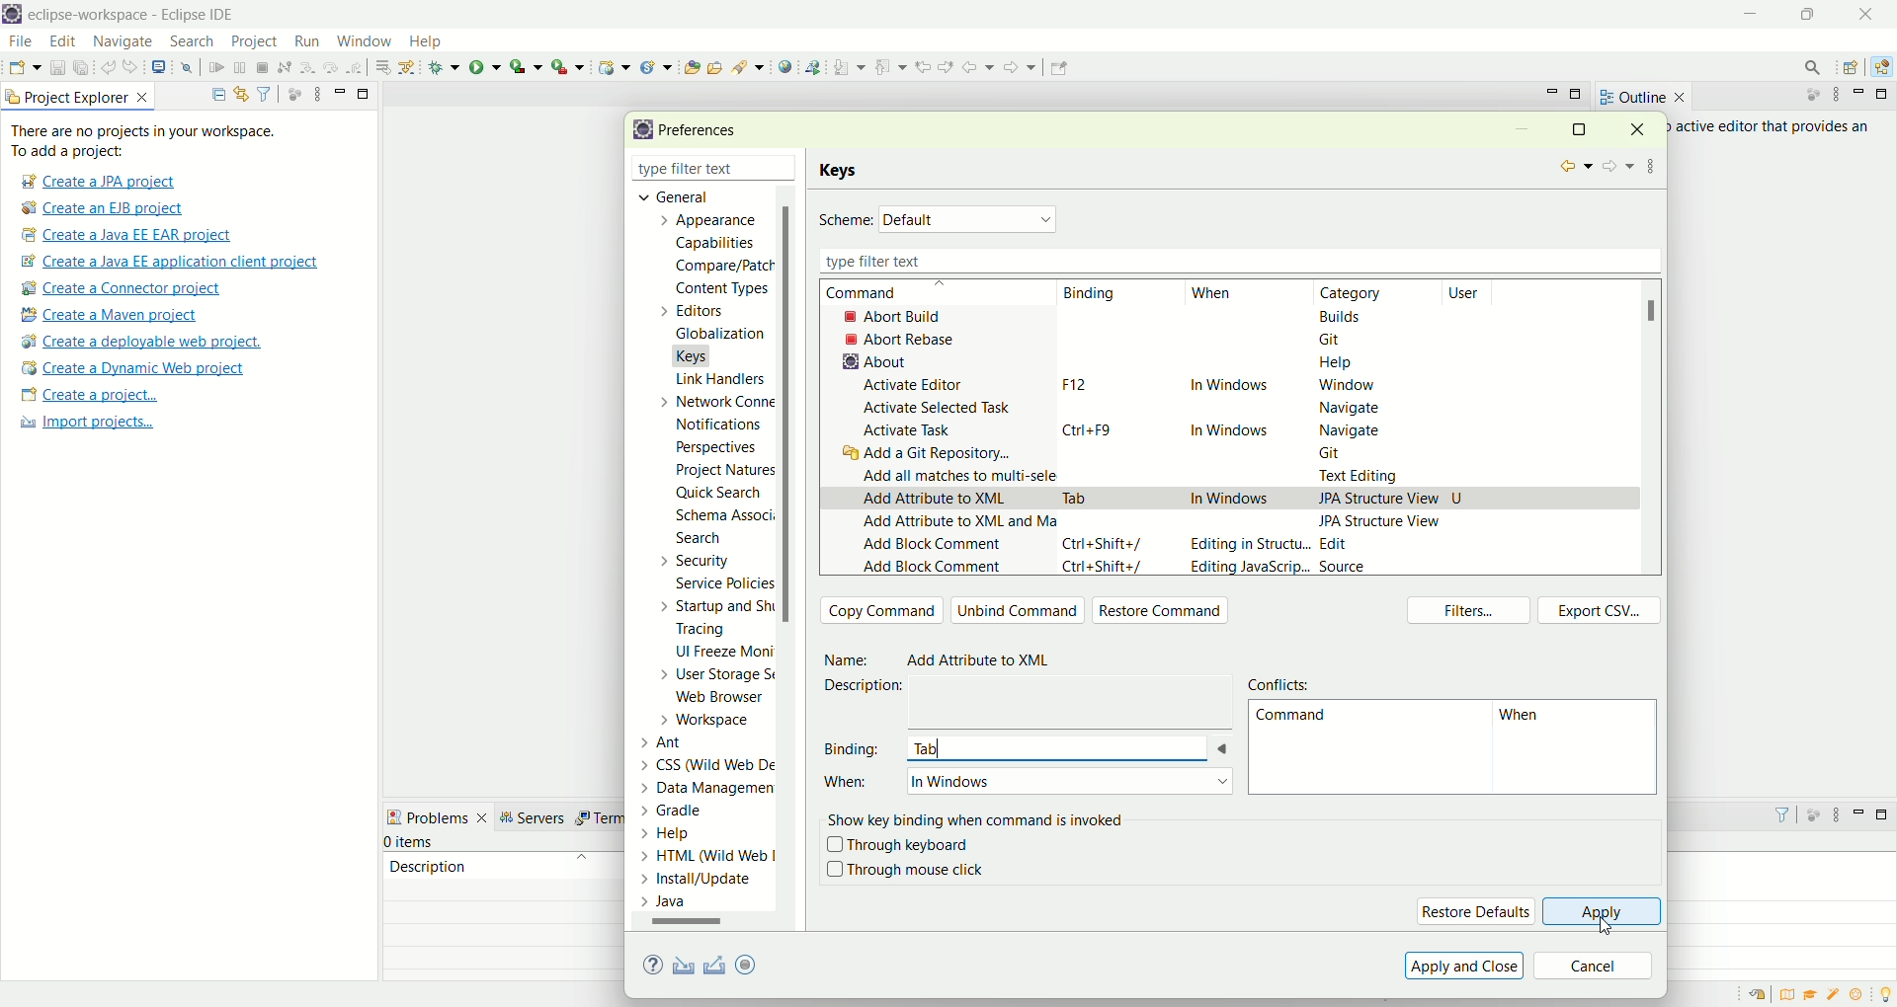 The image size is (1897, 1007). Describe the element at coordinates (104, 209) in the screenshot. I see `create a EJB project` at that location.